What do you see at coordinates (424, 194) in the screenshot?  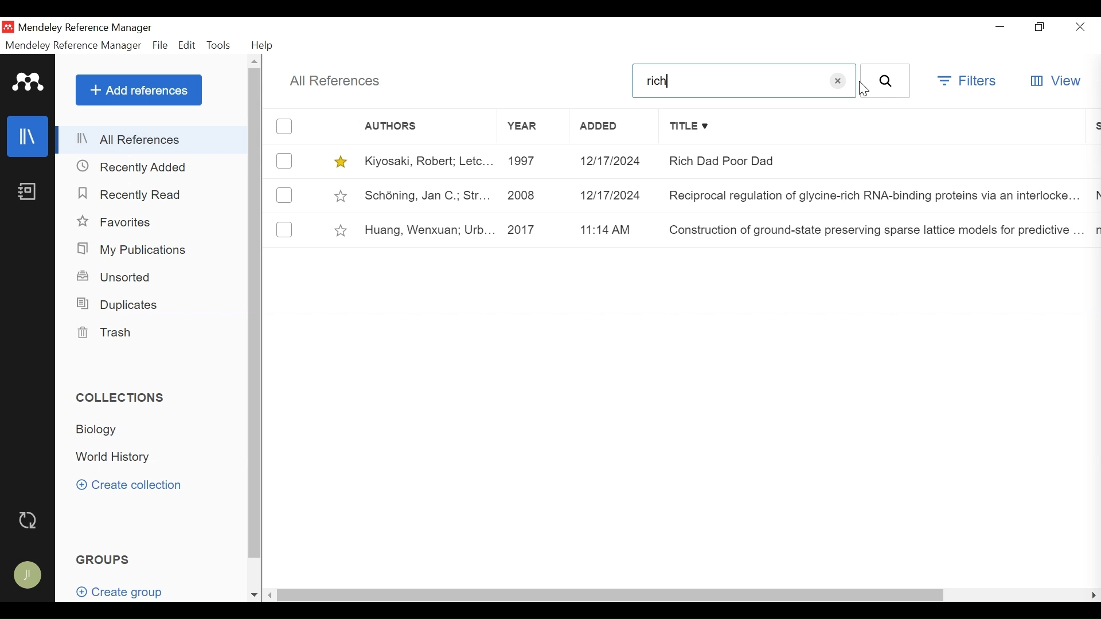 I see `Jan C. Schöning` at bounding box center [424, 194].